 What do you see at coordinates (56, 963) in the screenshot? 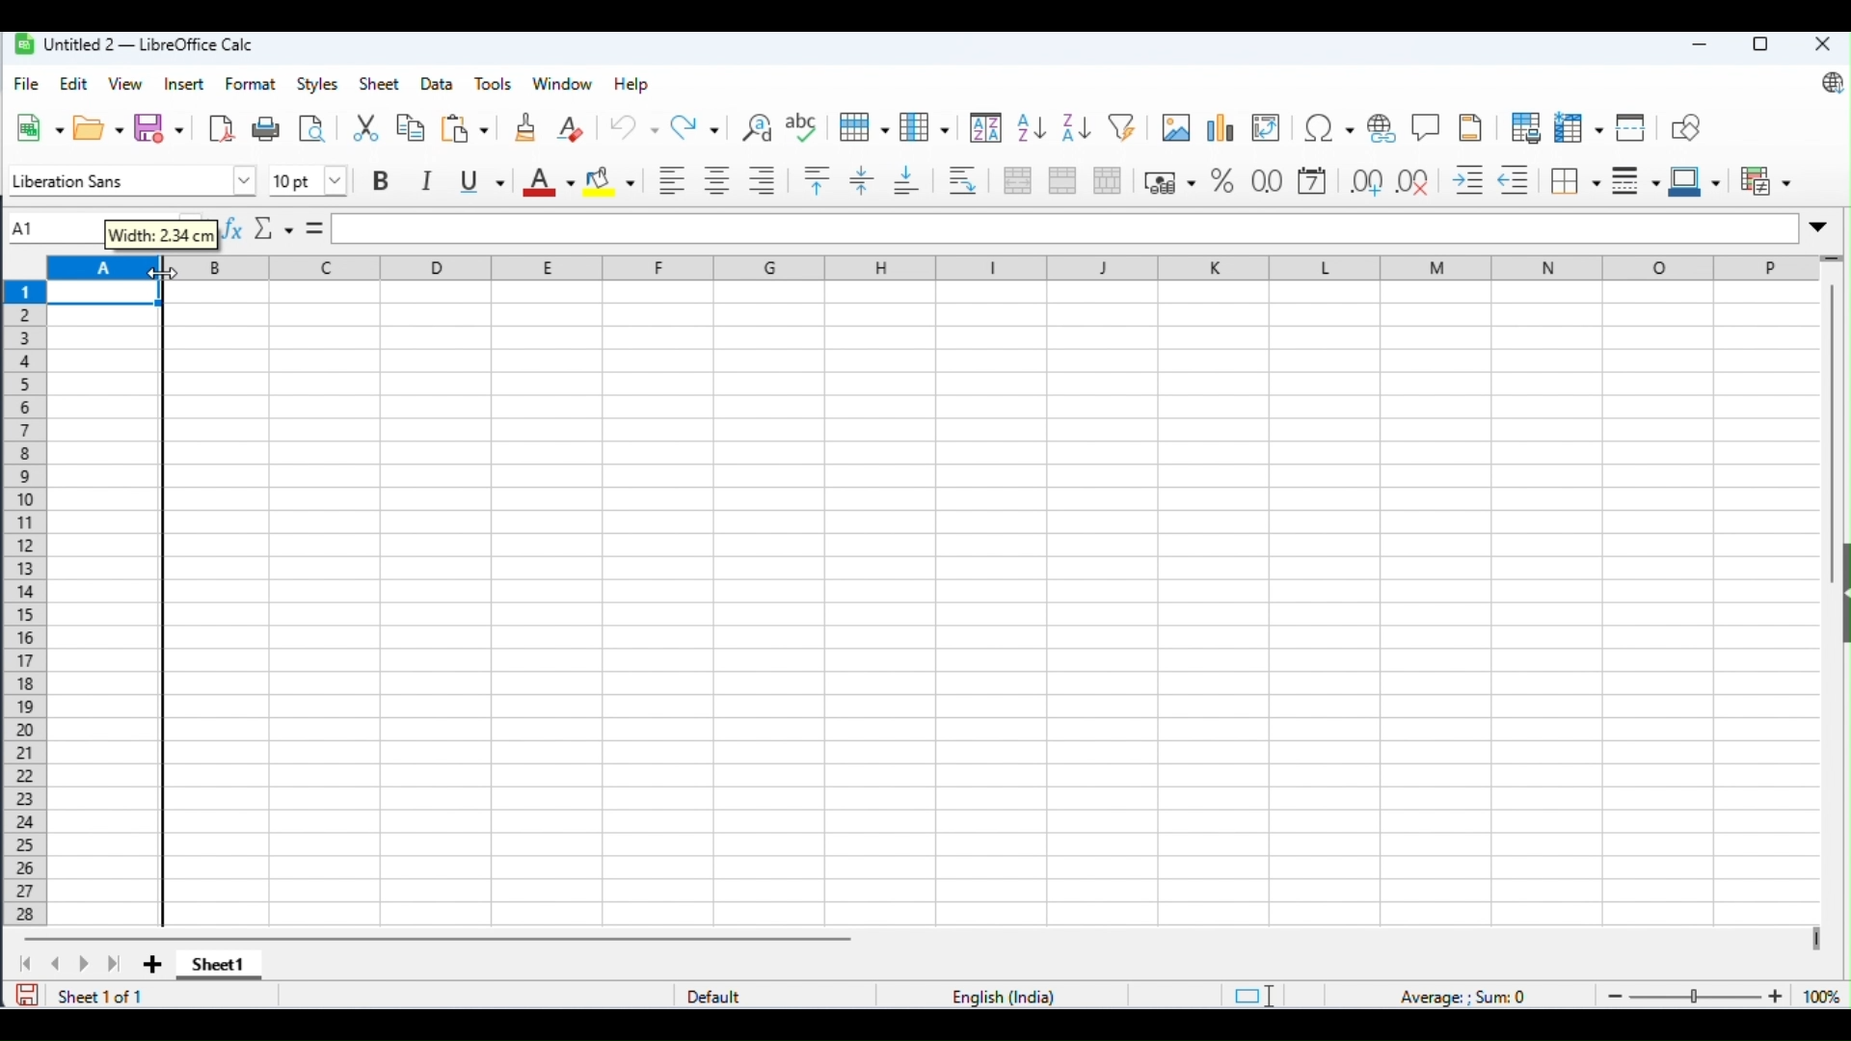
I see `previous sheet` at bounding box center [56, 963].